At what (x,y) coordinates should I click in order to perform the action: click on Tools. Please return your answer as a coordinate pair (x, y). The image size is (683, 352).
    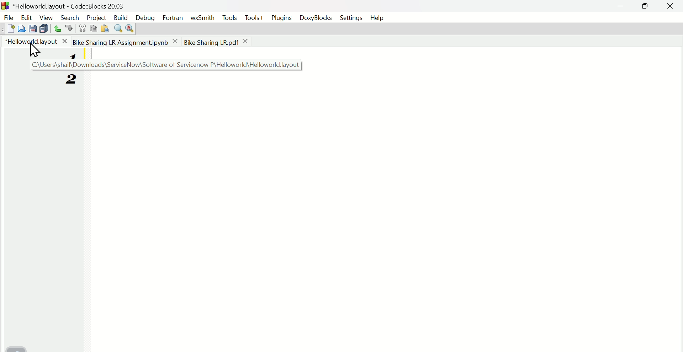
    Looking at the image, I should click on (230, 18).